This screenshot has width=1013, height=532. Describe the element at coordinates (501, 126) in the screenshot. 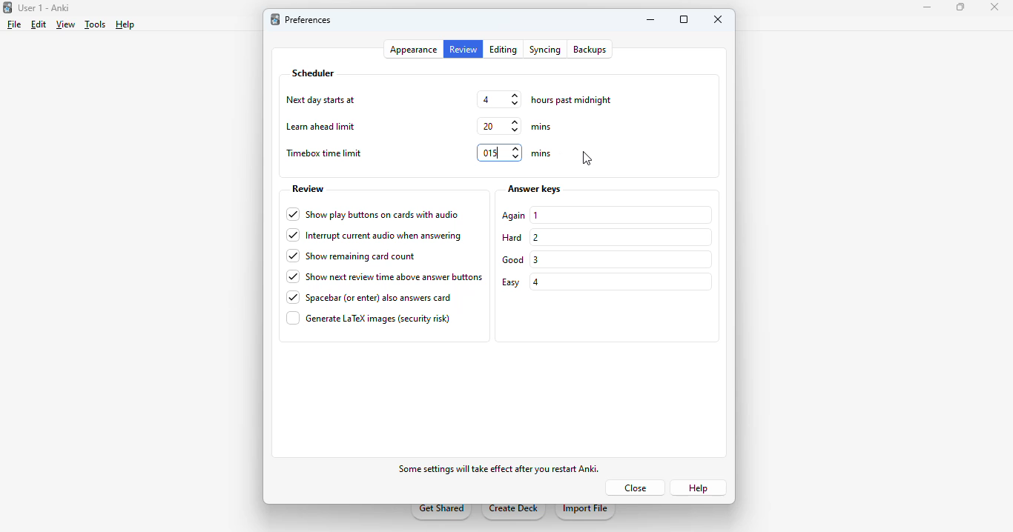

I see `20` at that location.